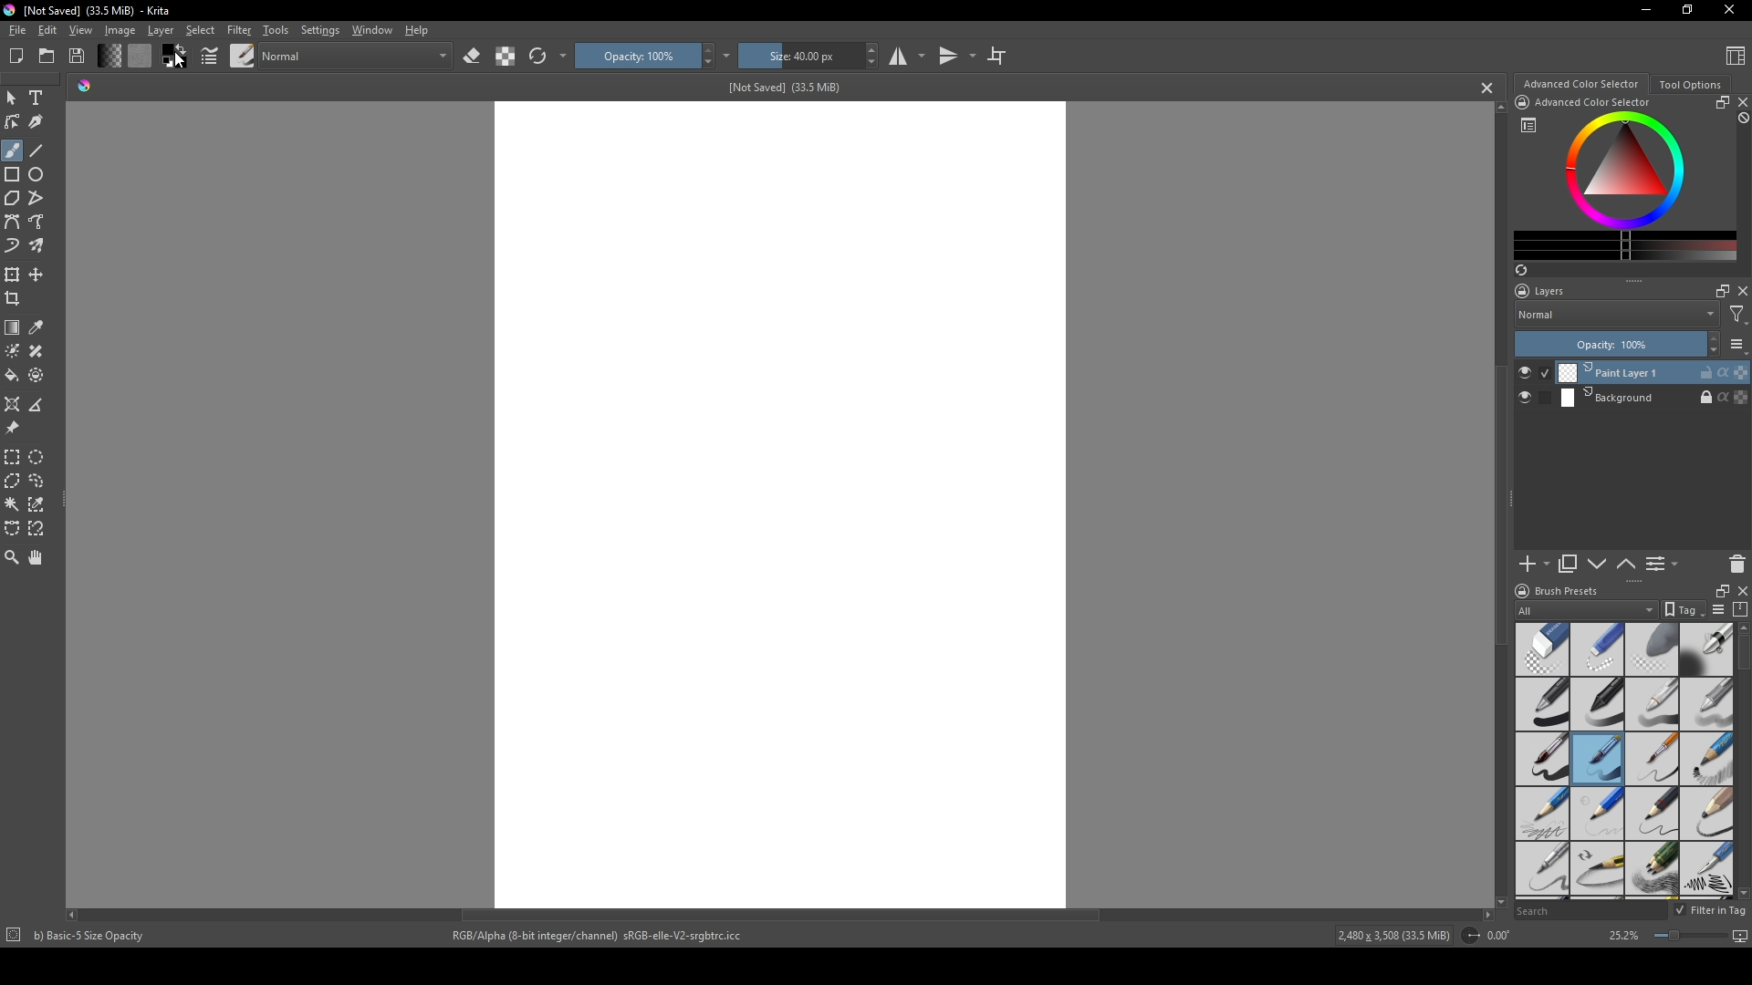 This screenshot has height=985, width=1752. I want to click on enclose and fill, so click(38, 375).